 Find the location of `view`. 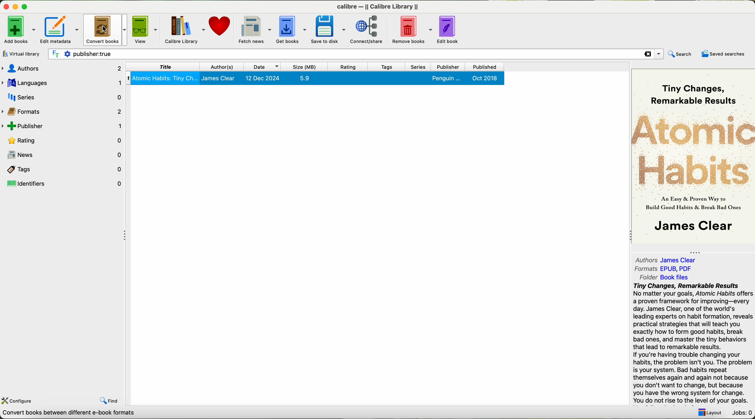

view is located at coordinates (145, 29).